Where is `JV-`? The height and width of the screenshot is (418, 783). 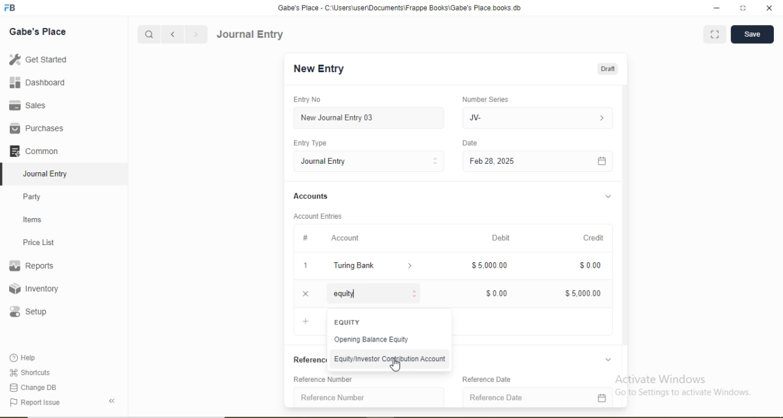 JV- is located at coordinates (475, 118).